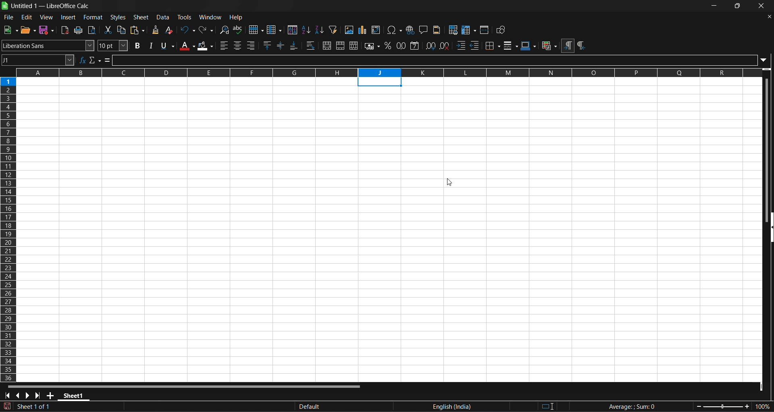 The image size is (774, 412). What do you see at coordinates (354, 46) in the screenshot?
I see `unmerge cells` at bounding box center [354, 46].